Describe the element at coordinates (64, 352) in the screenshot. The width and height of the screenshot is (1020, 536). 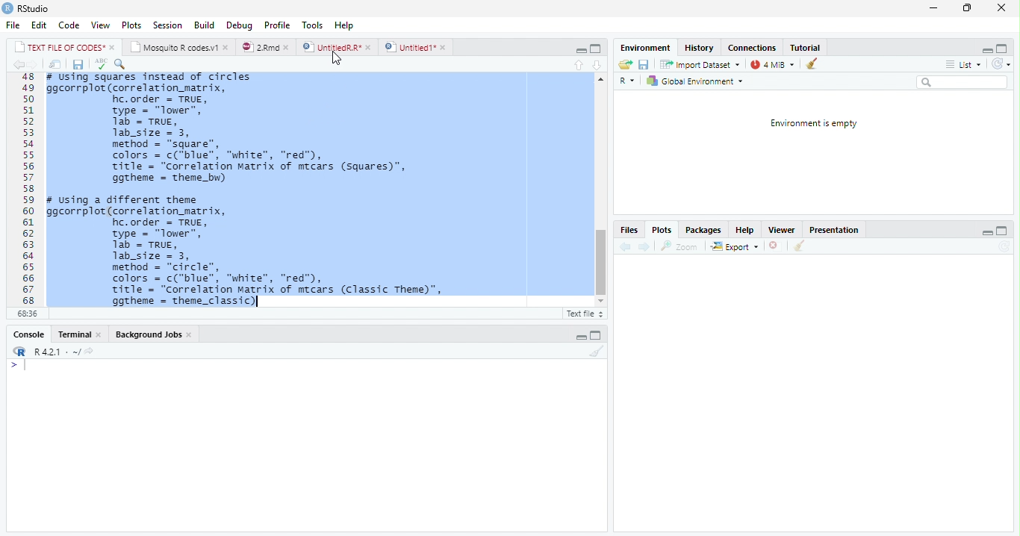
I see `R421 - ~/` at that location.